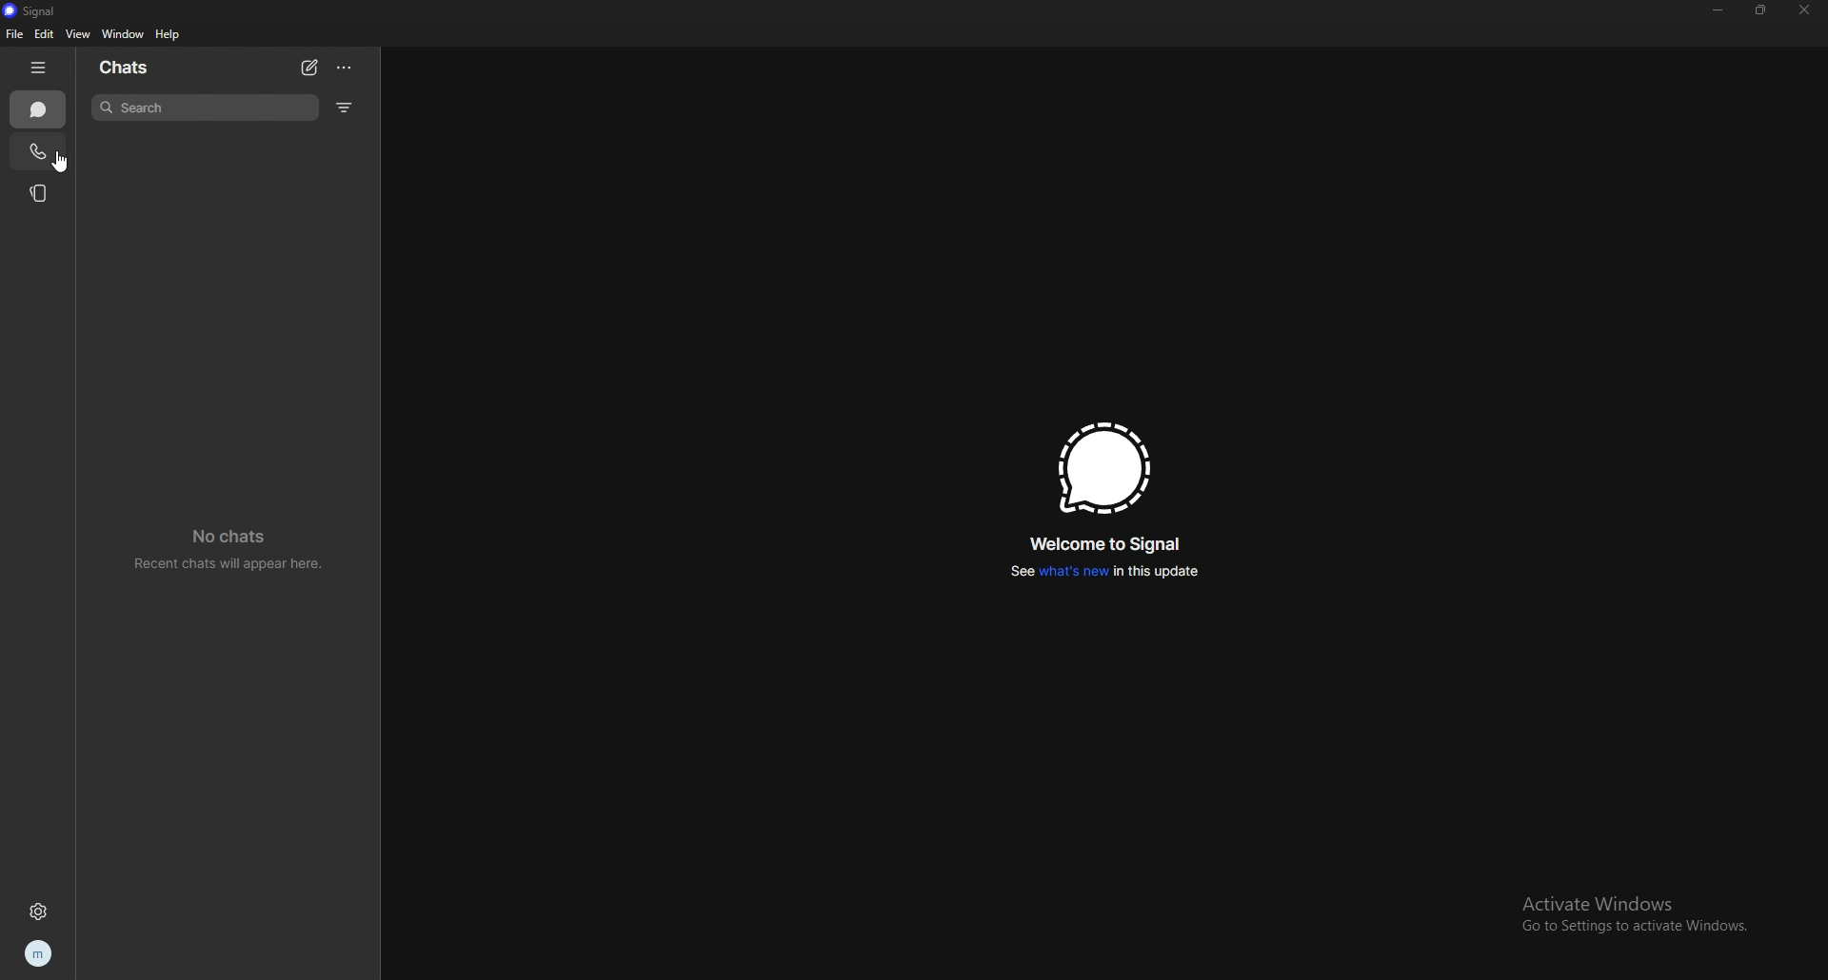 This screenshot has width=1828, height=980. I want to click on file, so click(13, 34).